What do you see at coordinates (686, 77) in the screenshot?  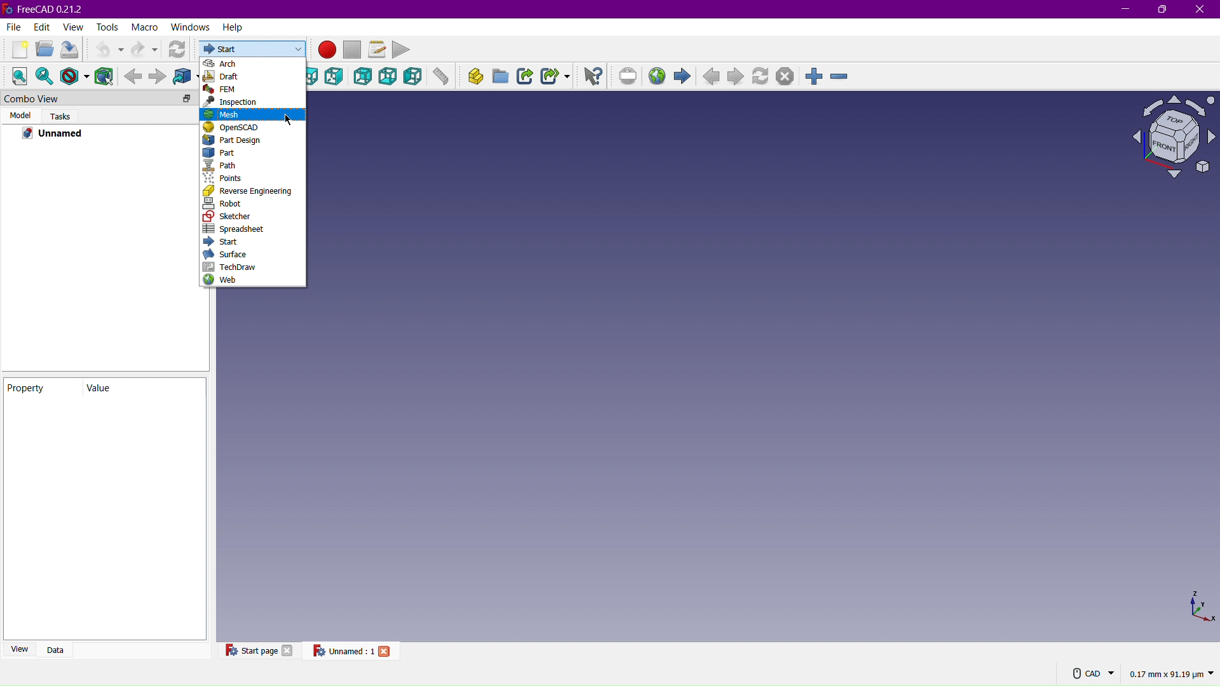 I see `Start` at bounding box center [686, 77].